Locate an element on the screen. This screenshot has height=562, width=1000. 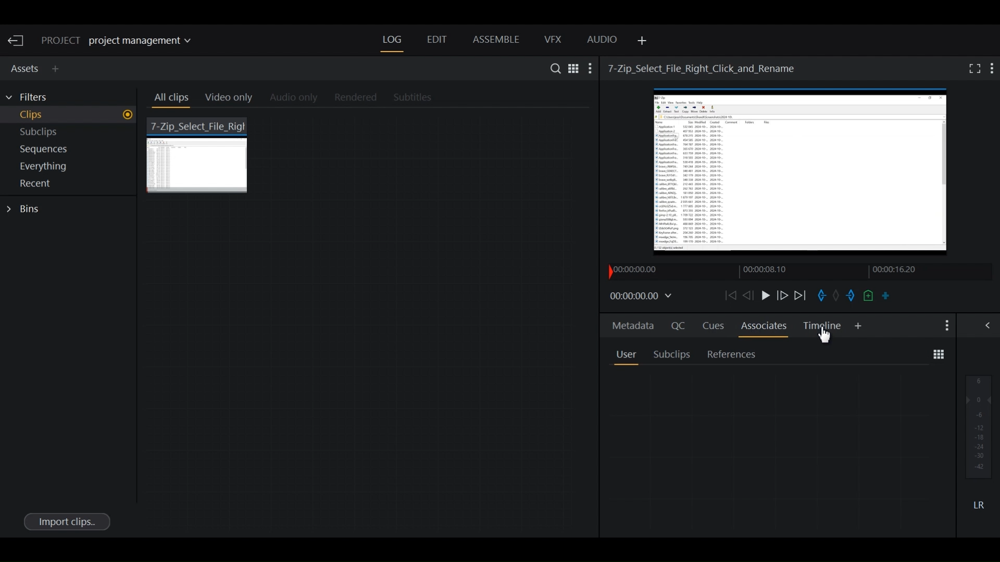
Import clips is located at coordinates (66, 521).